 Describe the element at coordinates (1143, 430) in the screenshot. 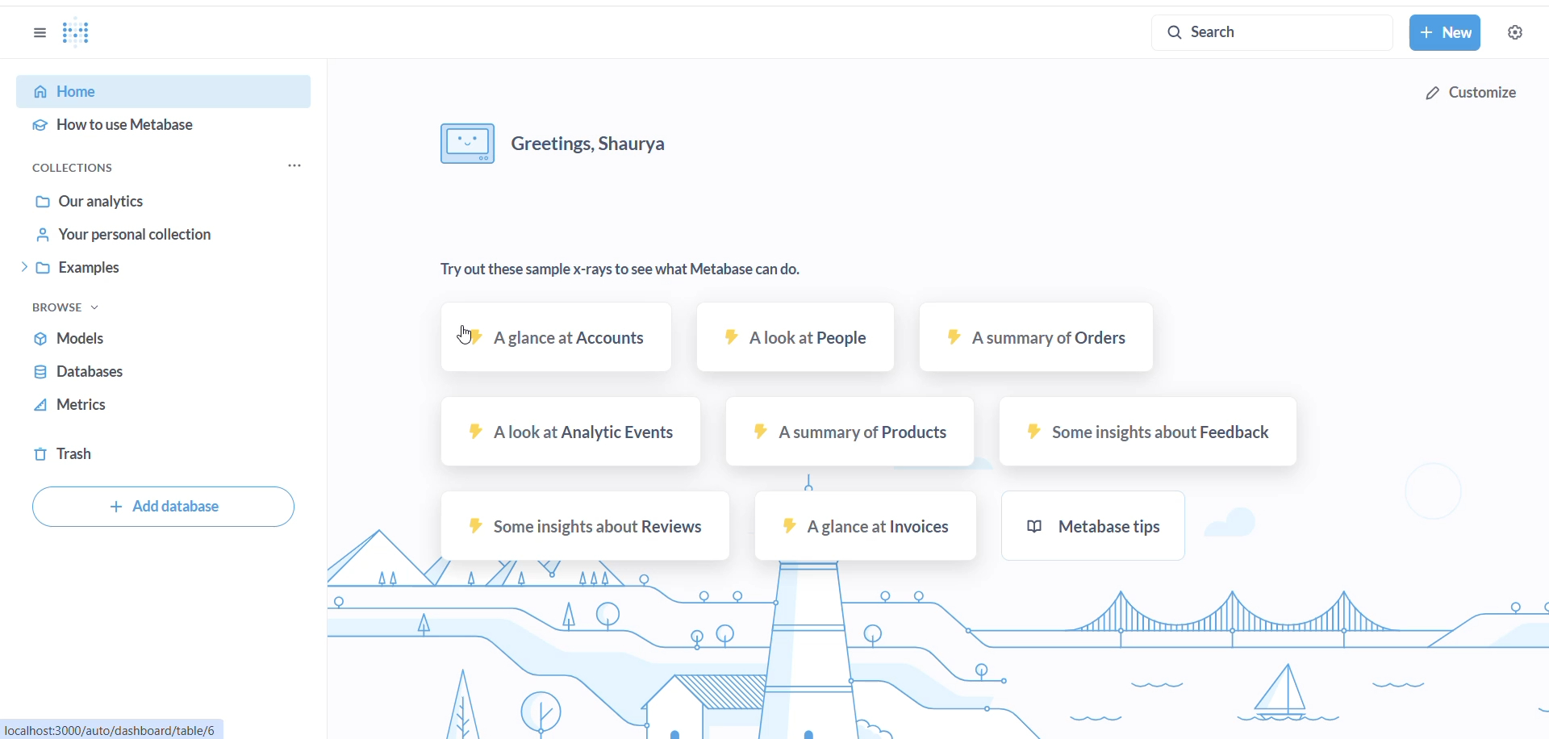

I see `some insights about feedback sample` at that location.